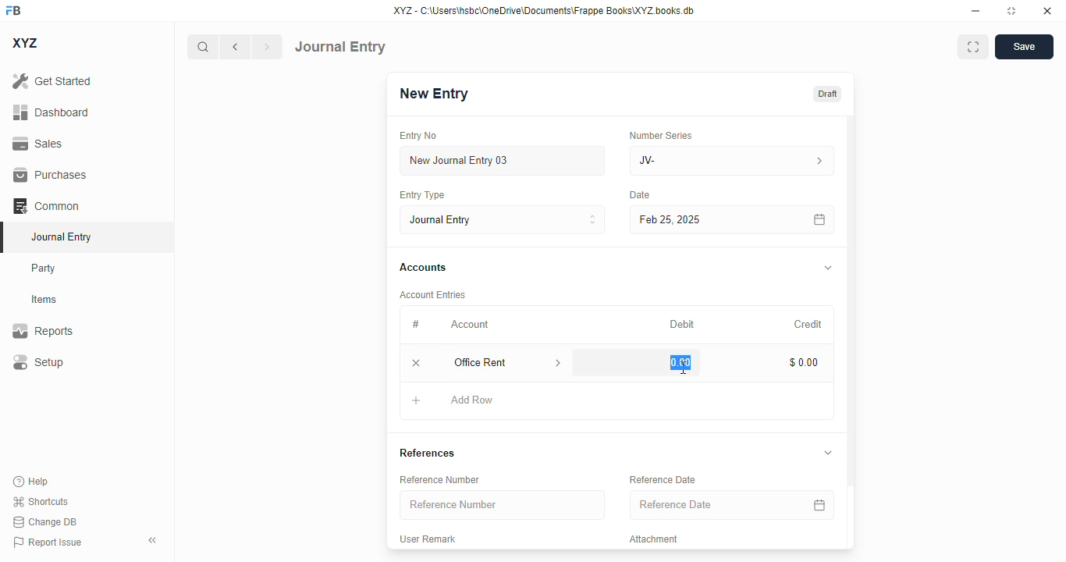 The image size is (1066, 562). Describe the element at coordinates (432, 294) in the screenshot. I see `account entries` at that location.